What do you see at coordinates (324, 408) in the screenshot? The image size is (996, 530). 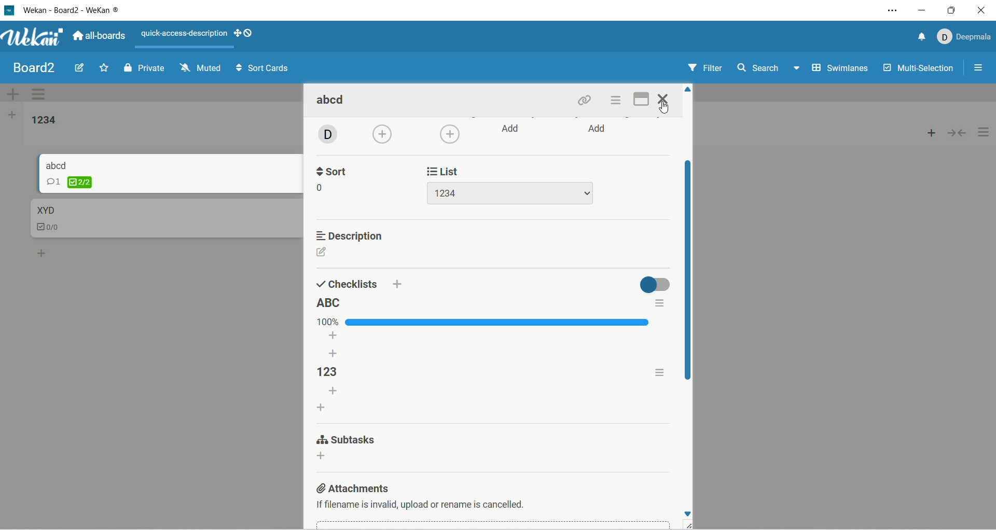 I see `add` at bounding box center [324, 408].